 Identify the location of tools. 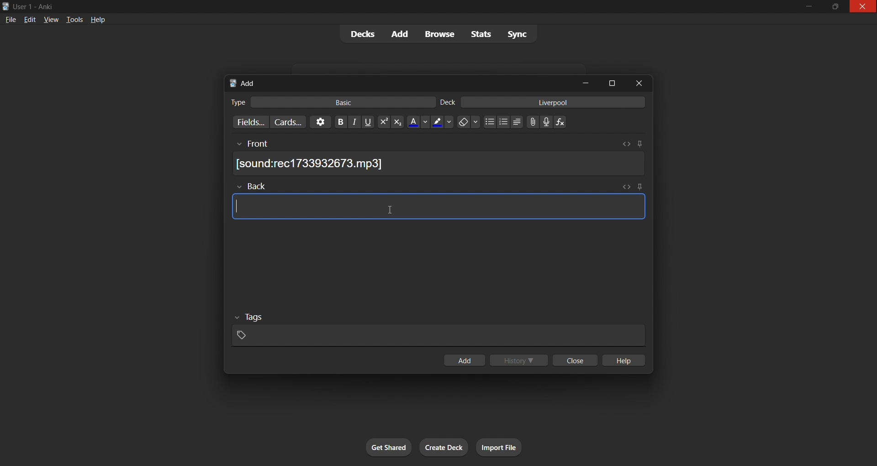
(74, 21).